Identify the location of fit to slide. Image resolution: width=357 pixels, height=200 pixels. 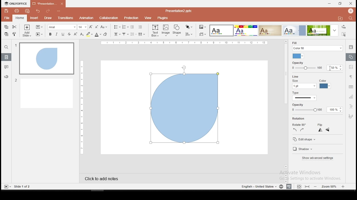
(307, 187).